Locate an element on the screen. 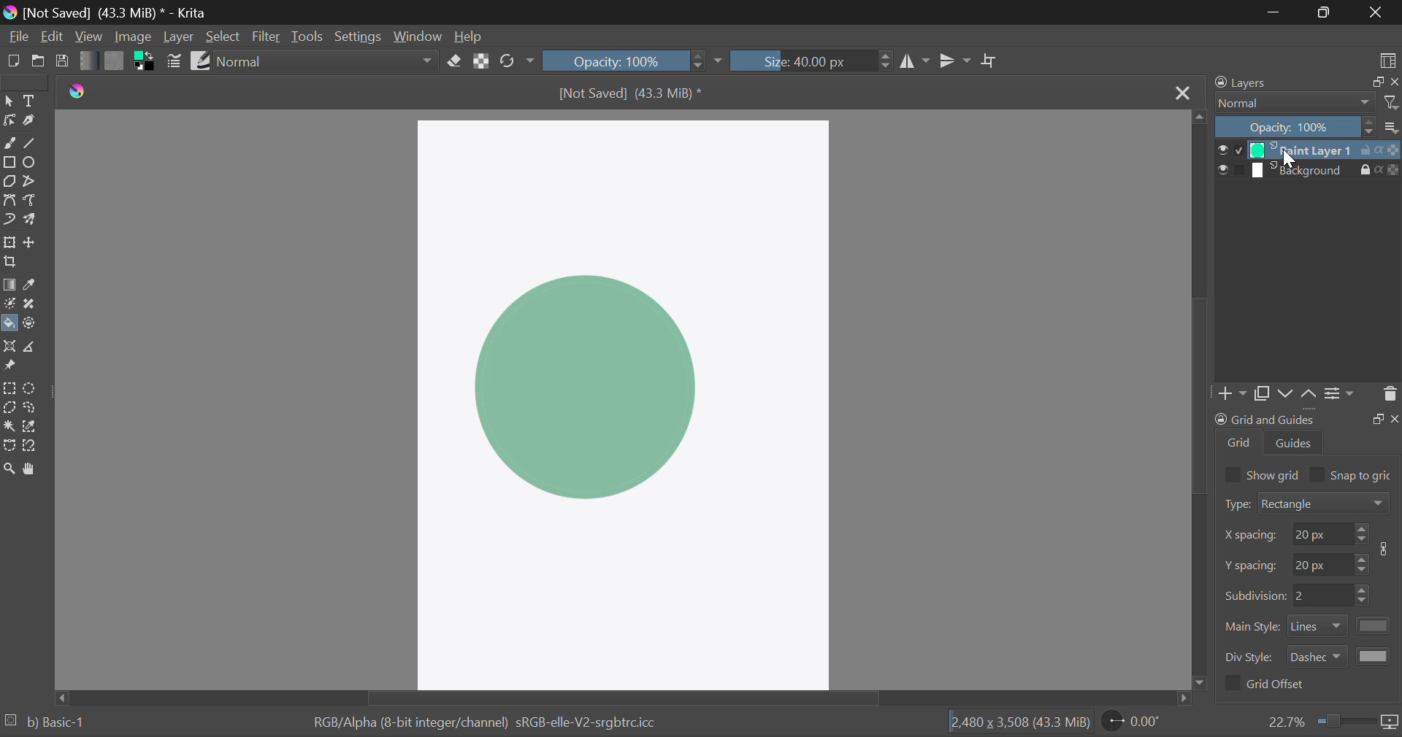  Pan is located at coordinates (31, 469).